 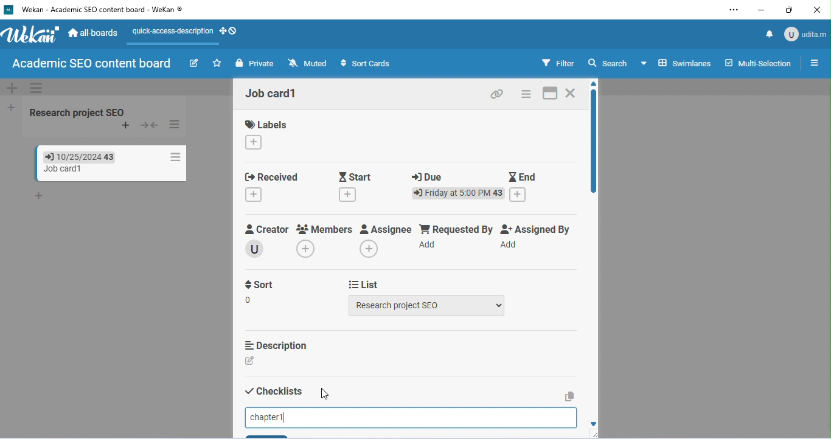 What do you see at coordinates (255, 143) in the screenshot?
I see `change the labels` at bounding box center [255, 143].